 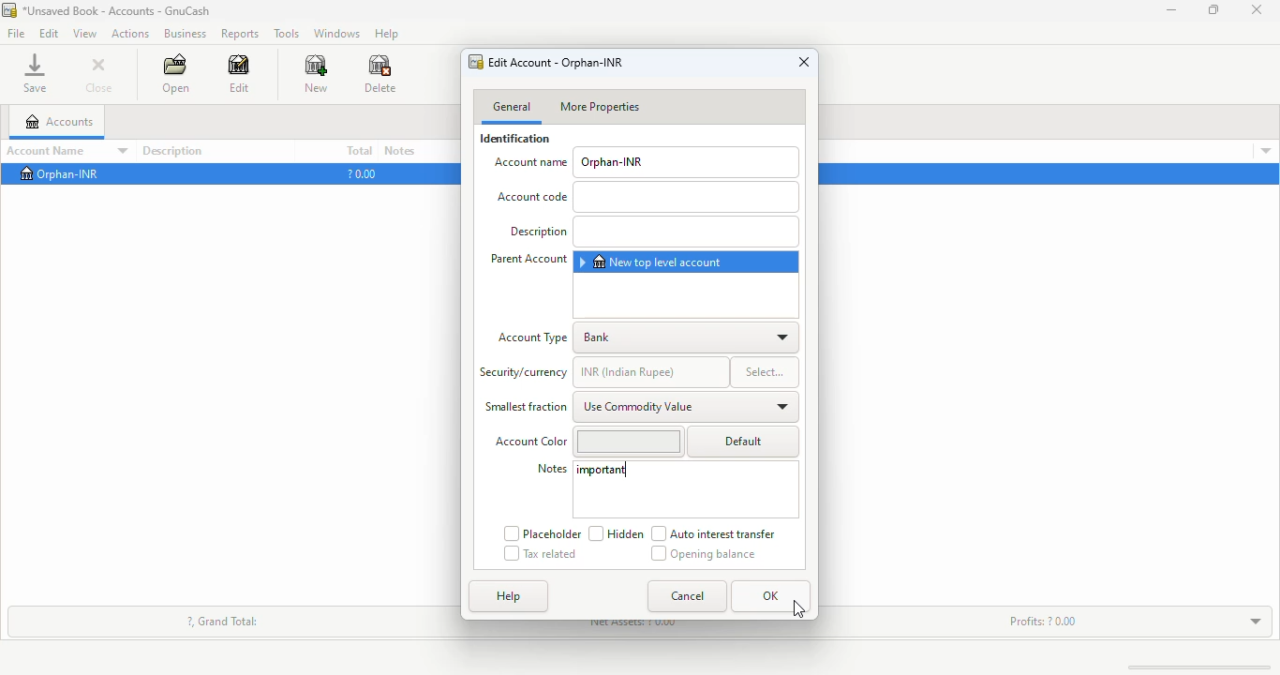 What do you see at coordinates (651, 262) in the screenshot?
I see `new top level account` at bounding box center [651, 262].